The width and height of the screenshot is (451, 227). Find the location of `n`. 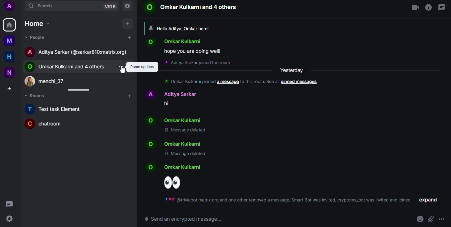

n is located at coordinates (12, 72).